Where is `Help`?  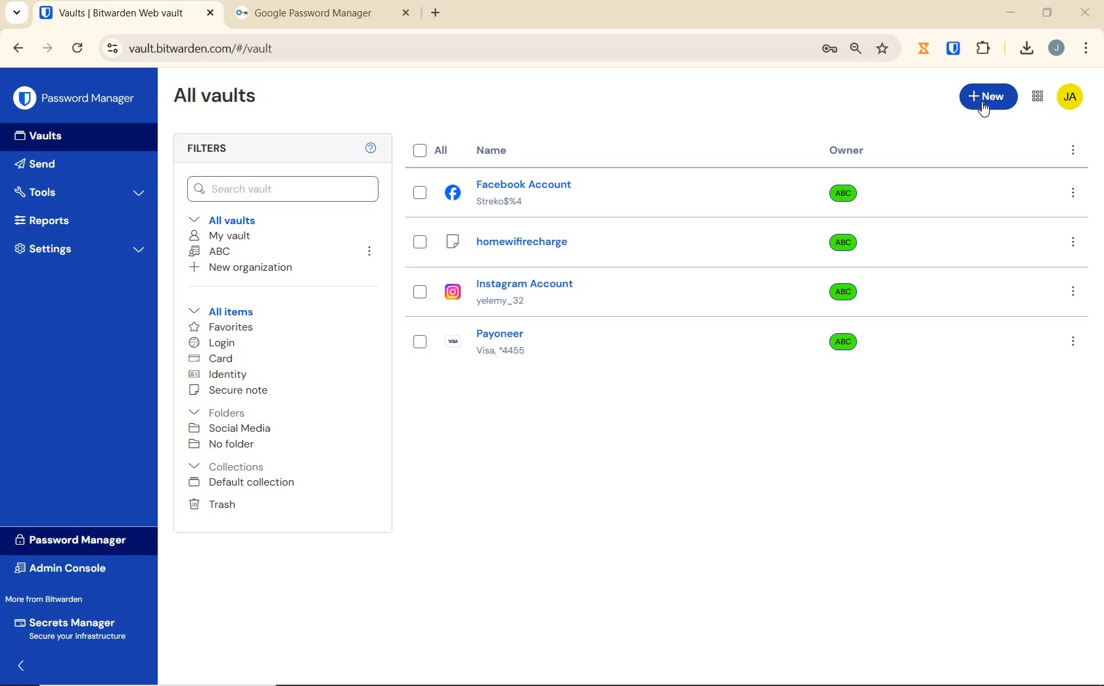 Help is located at coordinates (372, 147).